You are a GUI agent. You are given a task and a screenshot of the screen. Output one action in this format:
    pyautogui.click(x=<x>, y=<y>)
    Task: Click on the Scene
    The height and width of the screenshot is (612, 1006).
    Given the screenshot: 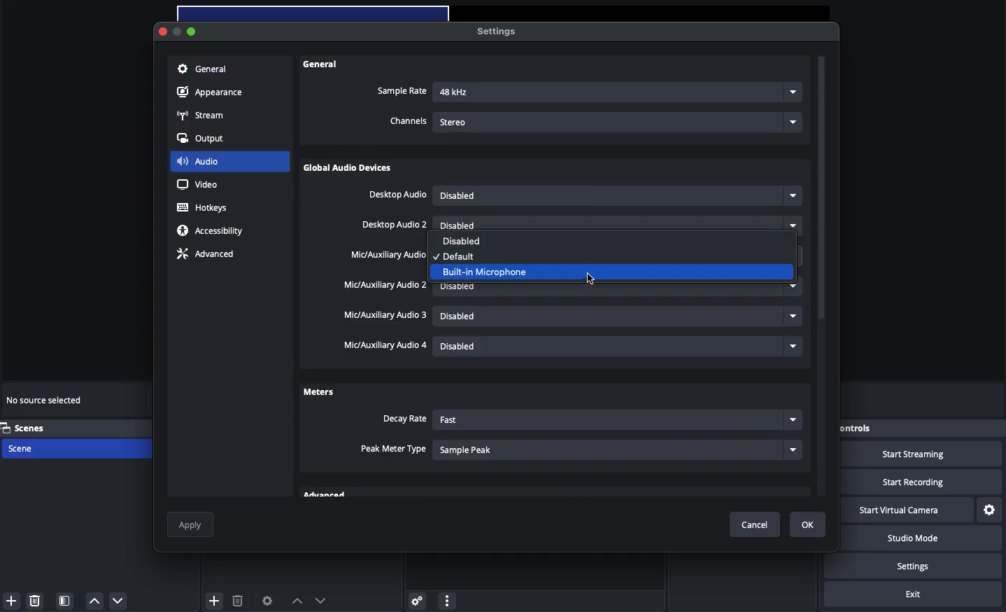 What is the action you would take?
    pyautogui.click(x=36, y=449)
    